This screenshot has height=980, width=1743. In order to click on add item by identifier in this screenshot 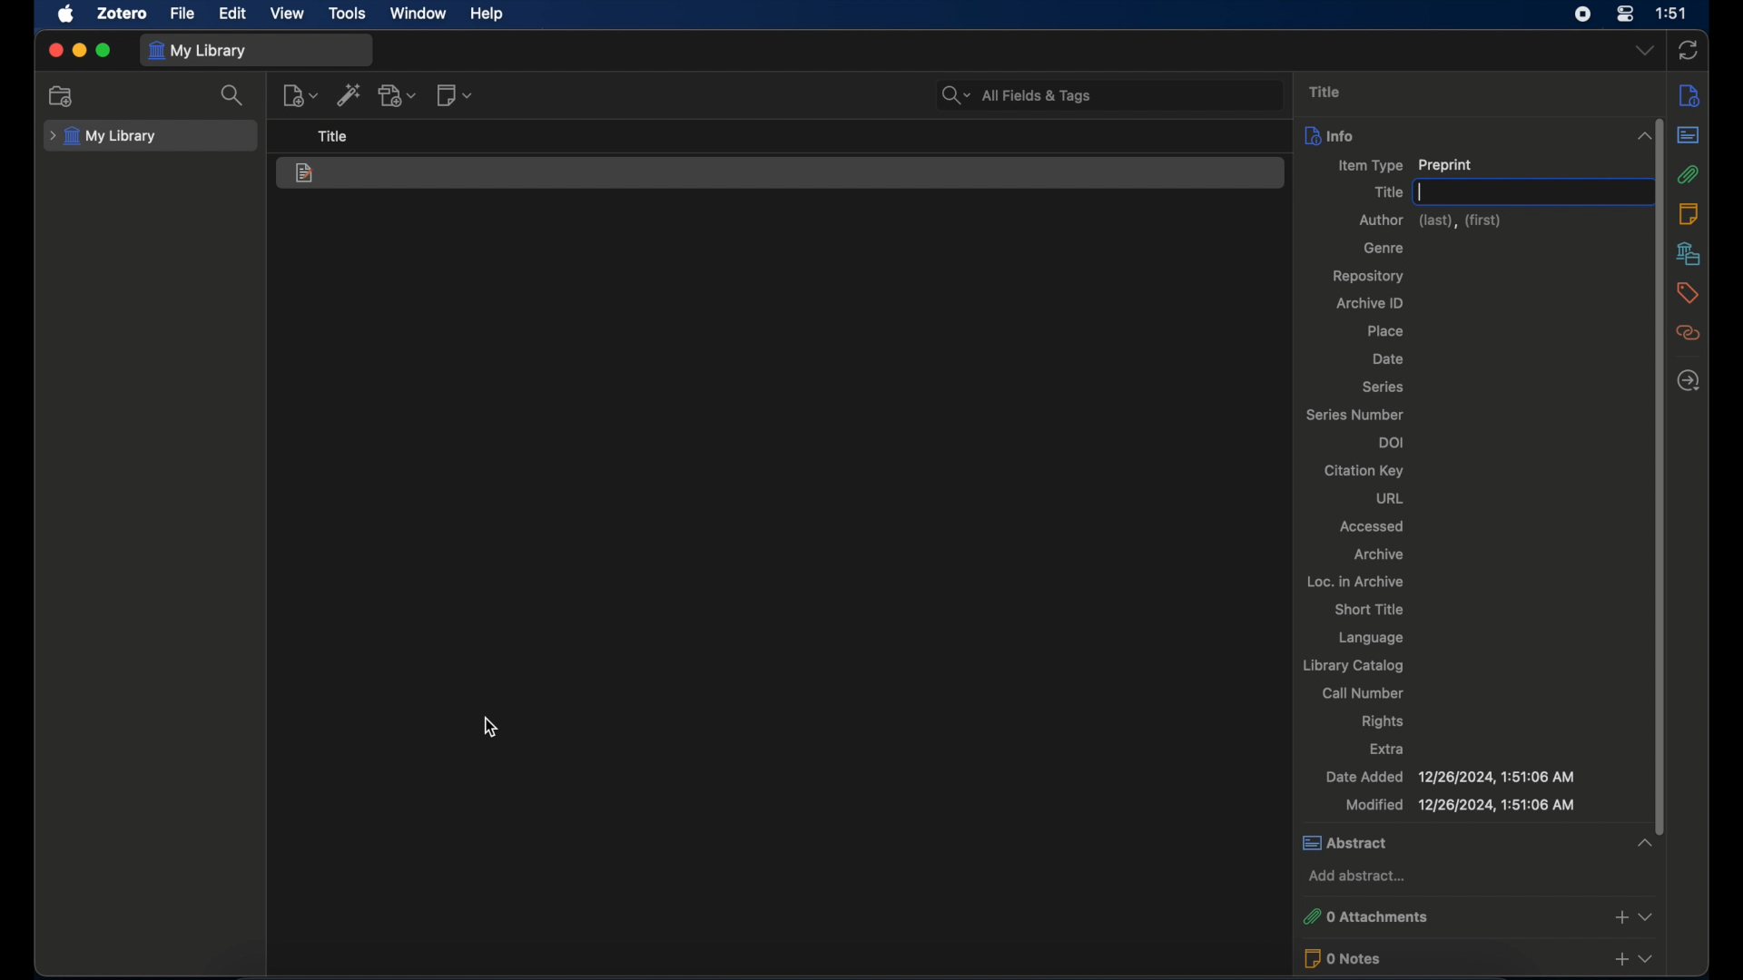, I will do `click(349, 94)`.